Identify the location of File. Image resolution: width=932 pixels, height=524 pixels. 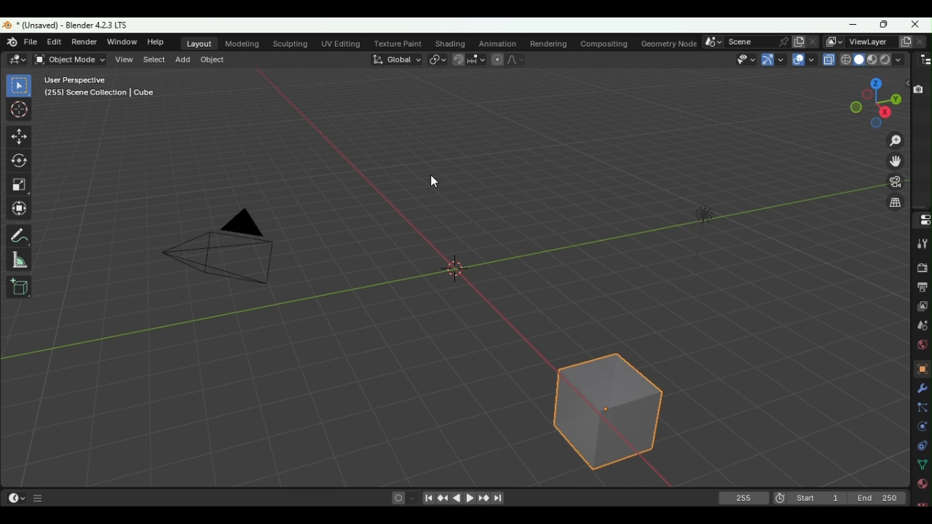
(32, 42).